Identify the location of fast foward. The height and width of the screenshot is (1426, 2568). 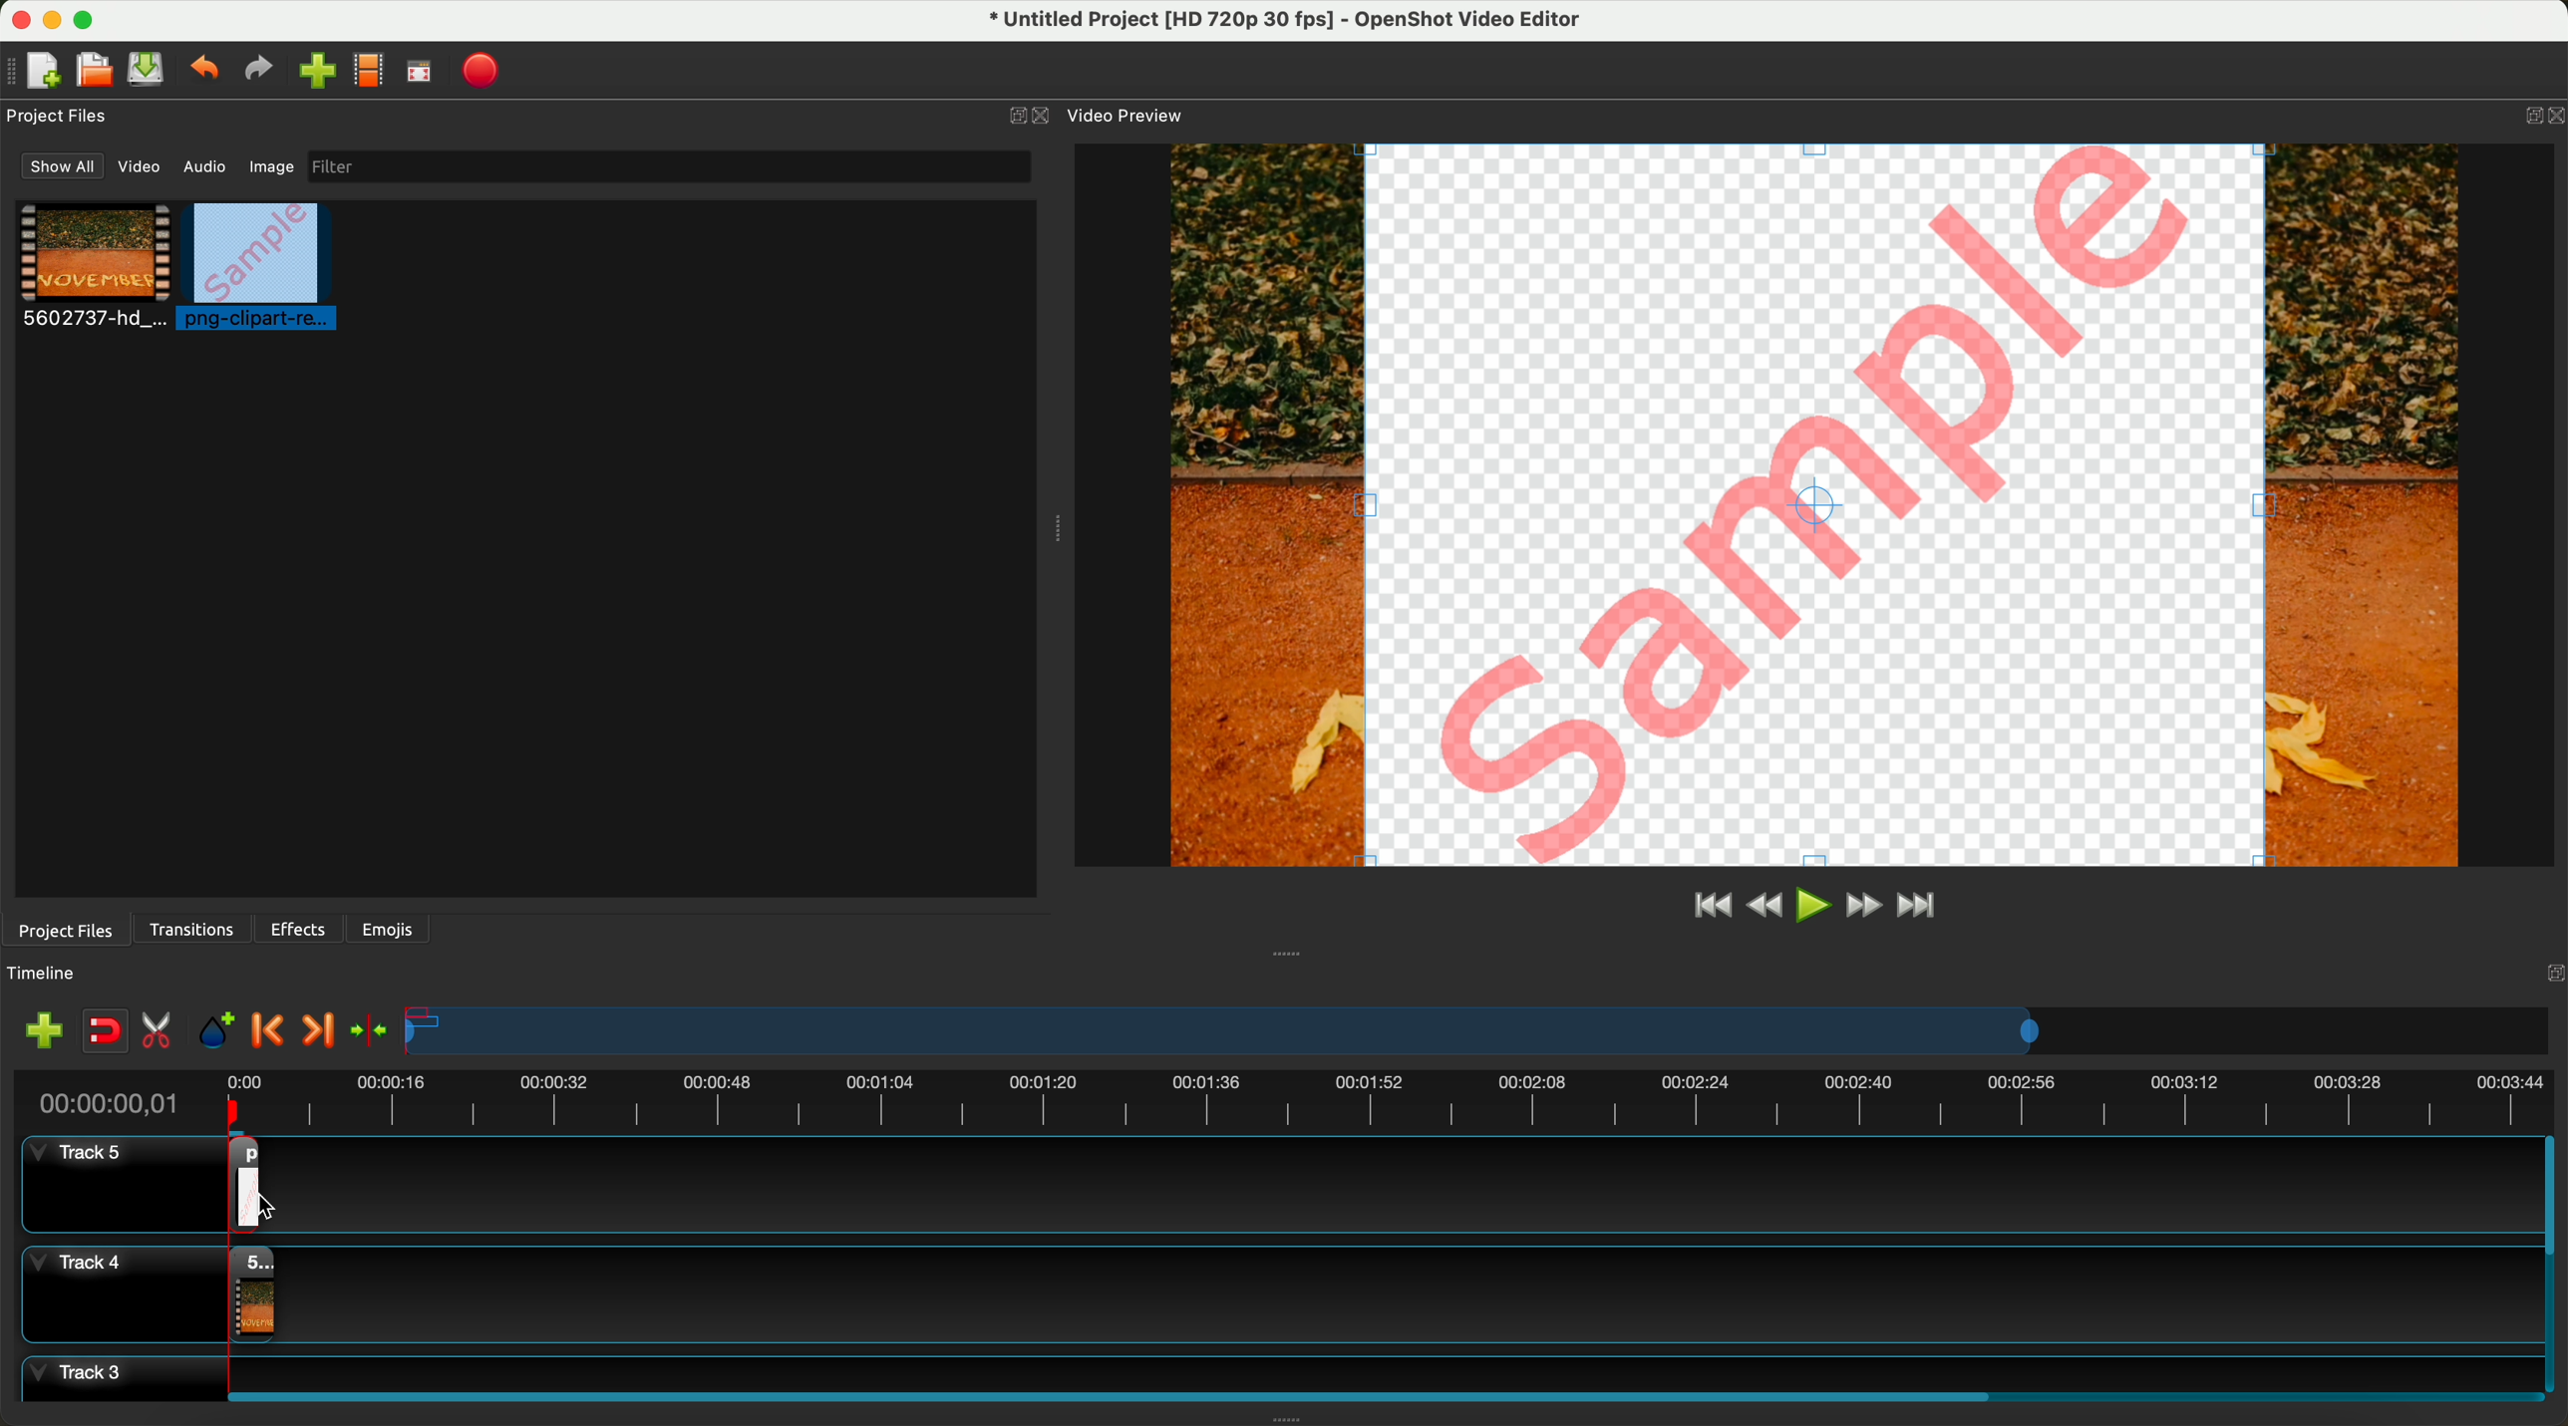
(1861, 908).